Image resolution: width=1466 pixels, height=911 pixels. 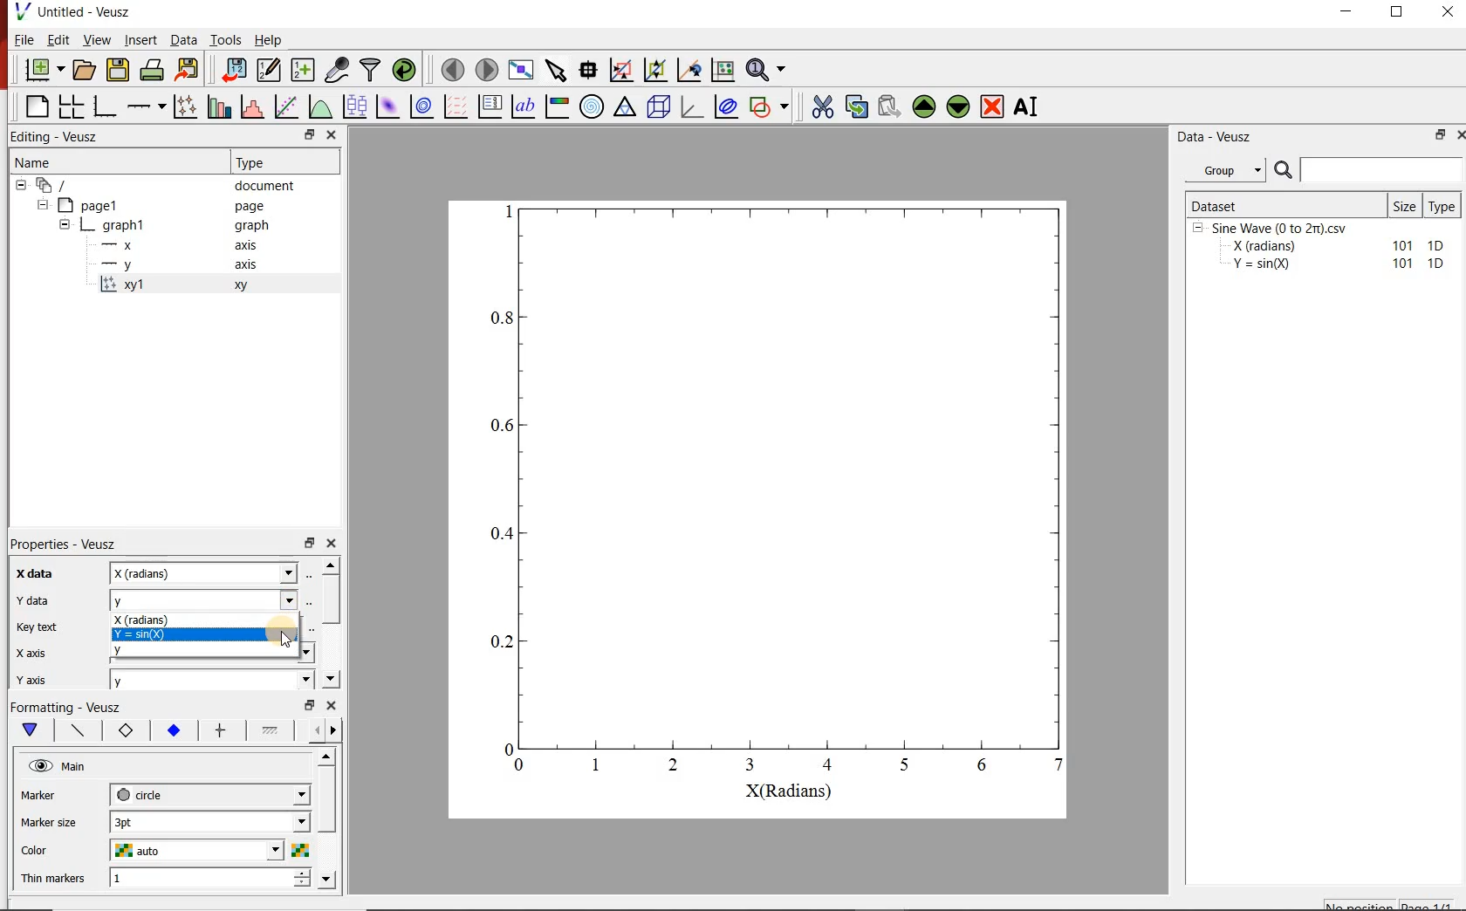 I want to click on edit and enter new datasets, so click(x=270, y=70).